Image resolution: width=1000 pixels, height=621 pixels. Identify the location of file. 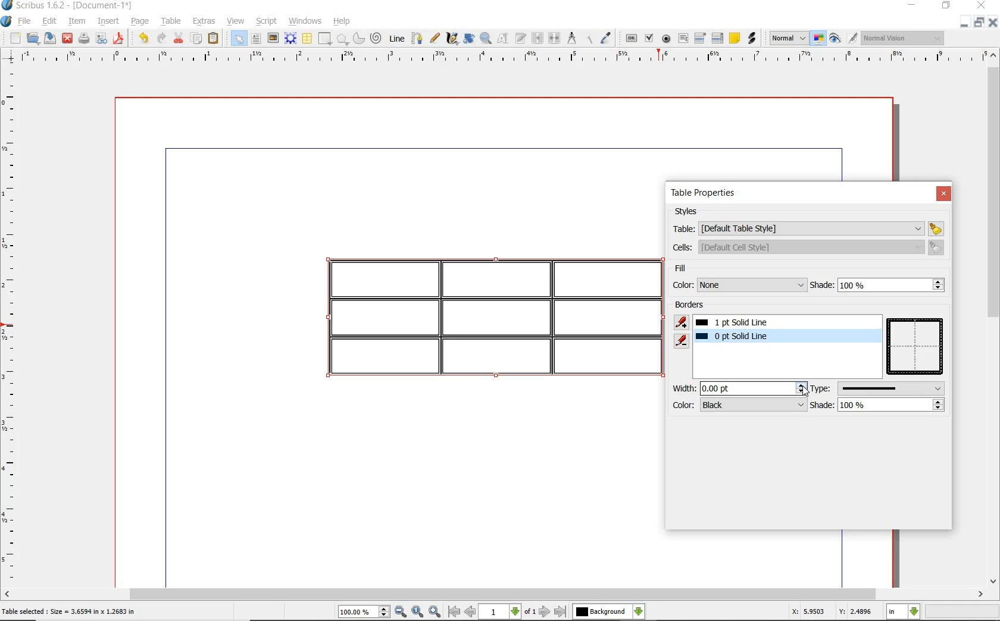
(26, 22).